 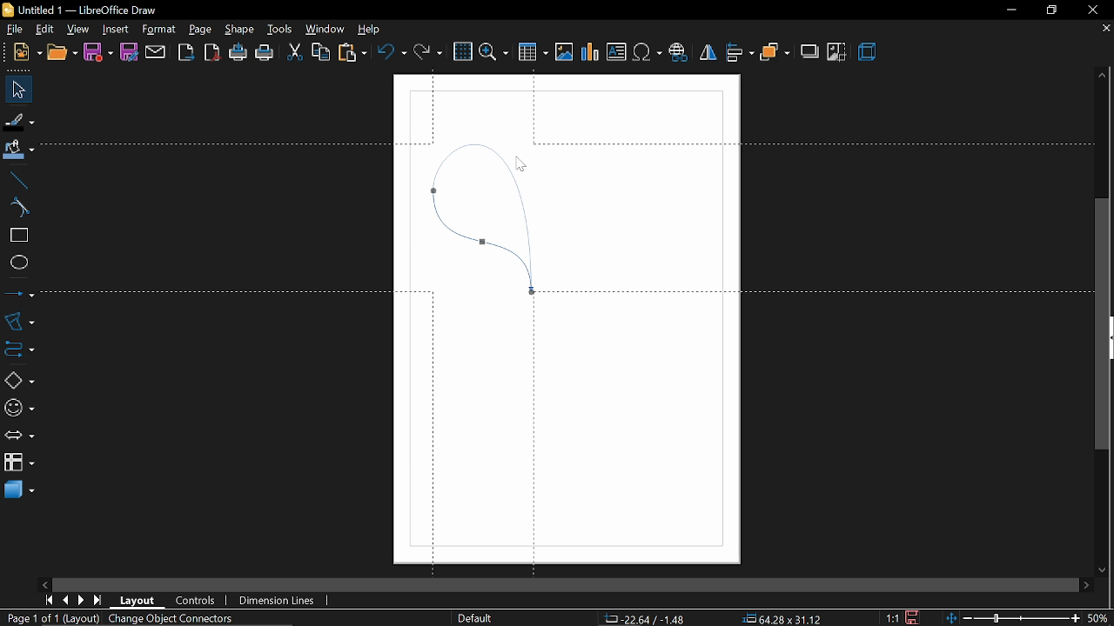 What do you see at coordinates (591, 52) in the screenshot?
I see `Insert chart` at bounding box center [591, 52].